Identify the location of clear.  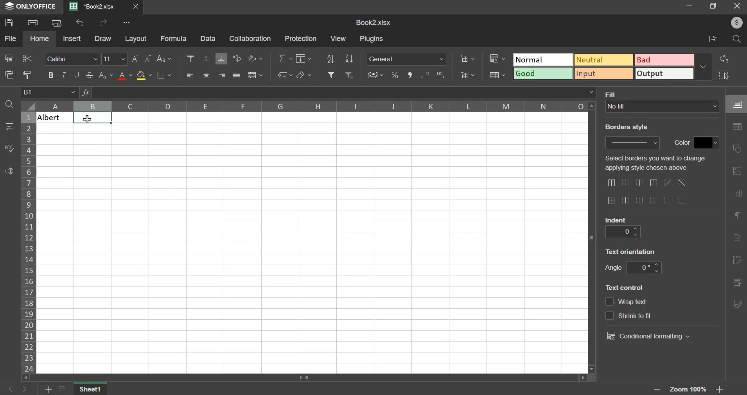
(304, 75).